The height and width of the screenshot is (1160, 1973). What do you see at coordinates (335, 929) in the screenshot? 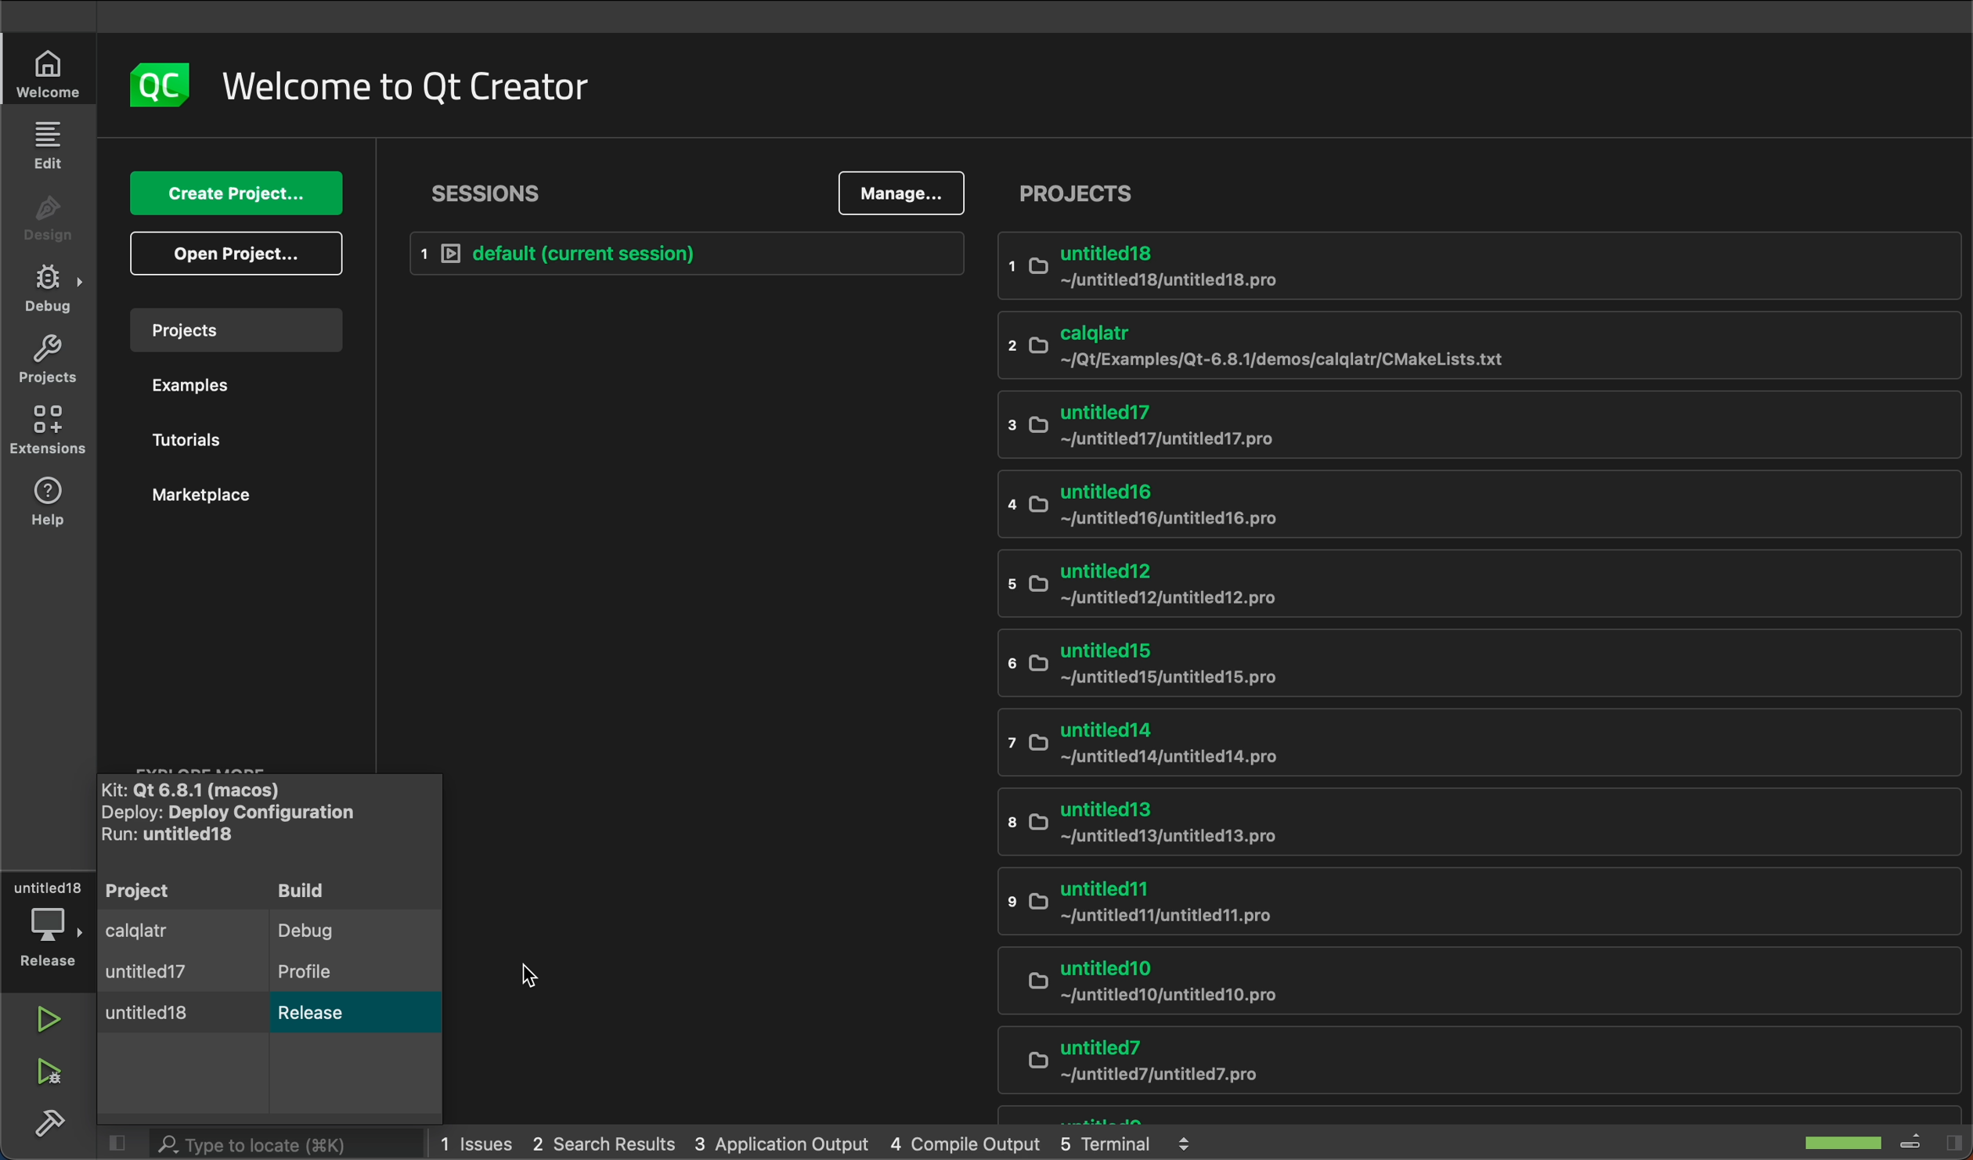
I see `debug` at bounding box center [335, 929].